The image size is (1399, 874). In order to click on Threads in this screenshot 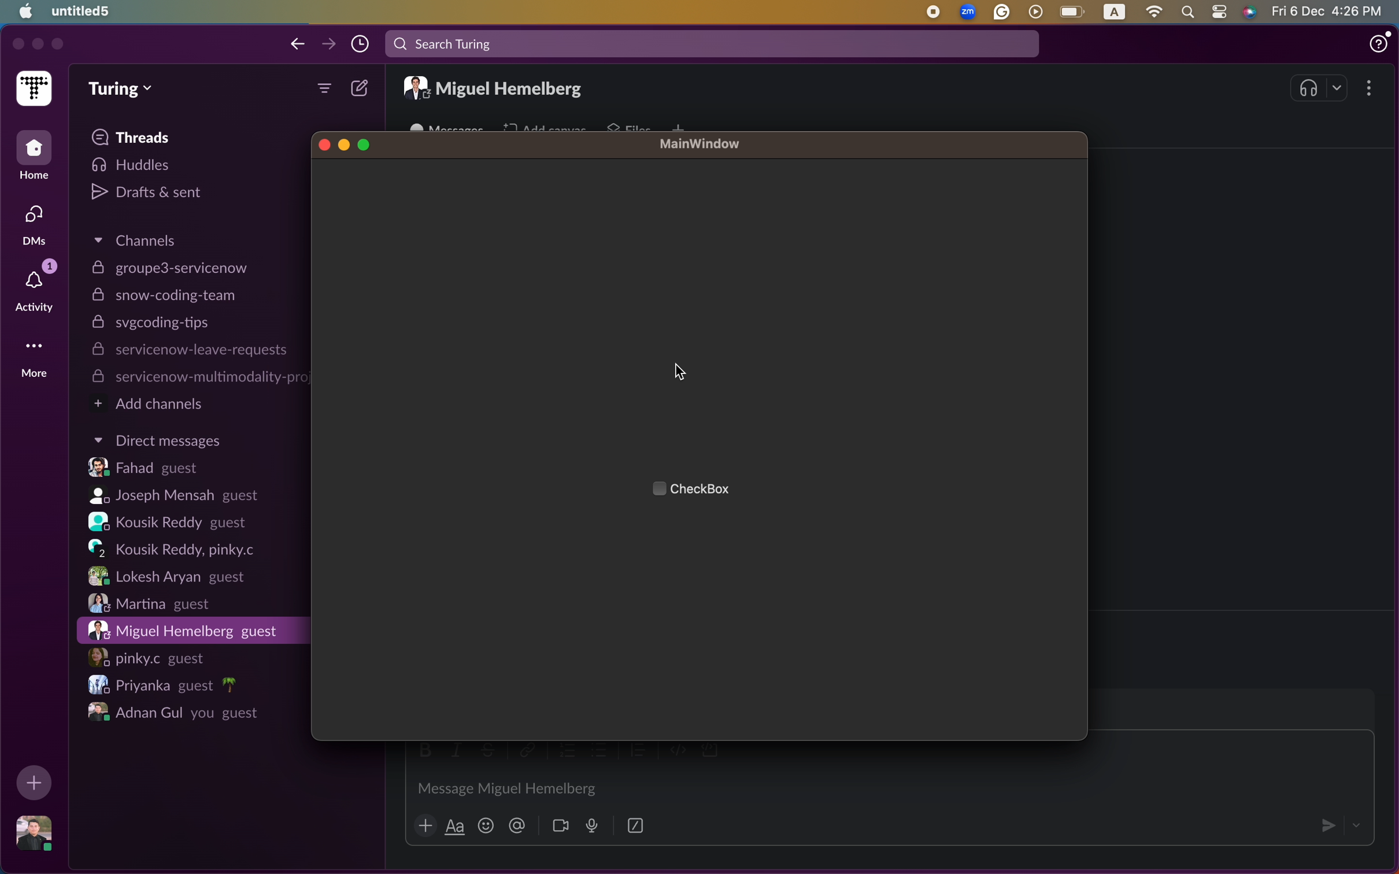, I will do `click(136, 138)`.